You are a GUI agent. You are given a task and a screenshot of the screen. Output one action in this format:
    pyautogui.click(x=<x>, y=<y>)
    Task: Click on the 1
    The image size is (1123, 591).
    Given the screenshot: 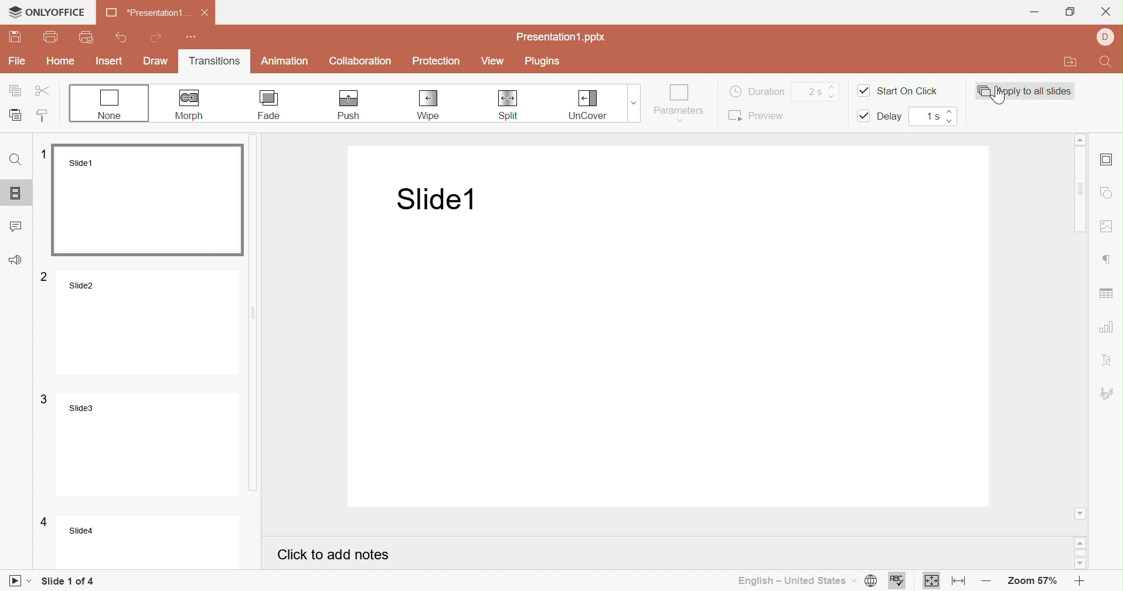 What is the action you would take?
    pyautogui.click(x=45, y=152)
    